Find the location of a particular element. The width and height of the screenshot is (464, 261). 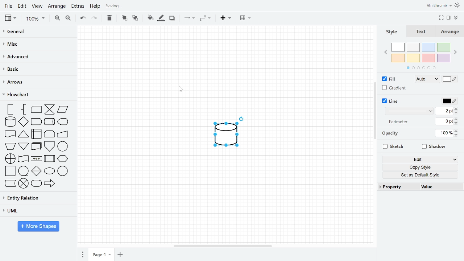

display is located at coordinates (63, 122).